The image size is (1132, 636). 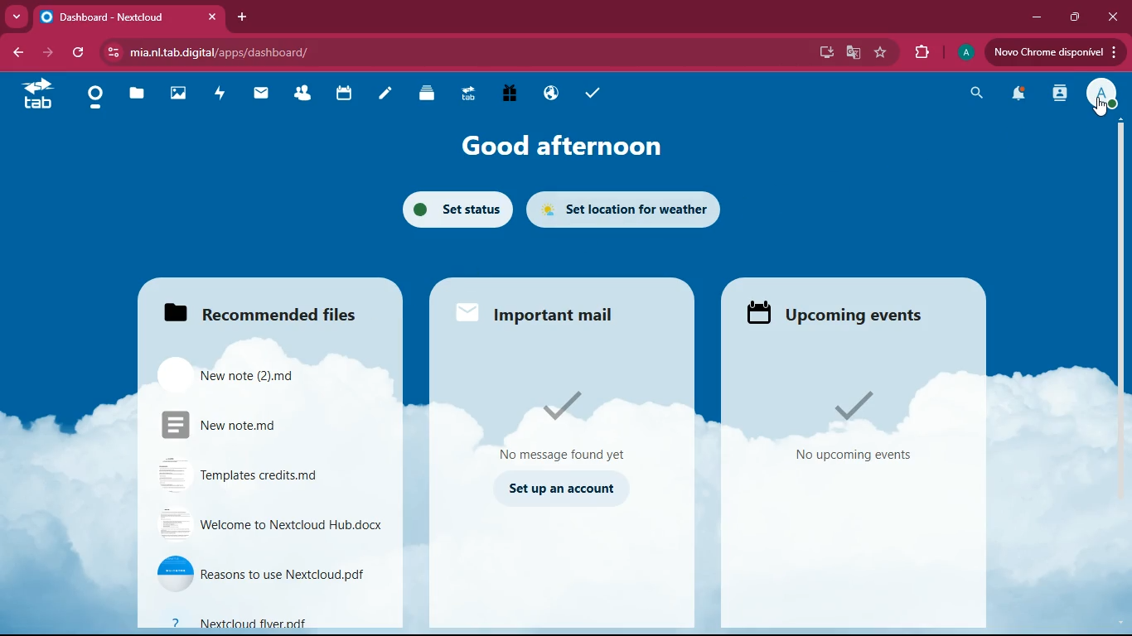 I want to click on close, so click(x=1113, y=16).